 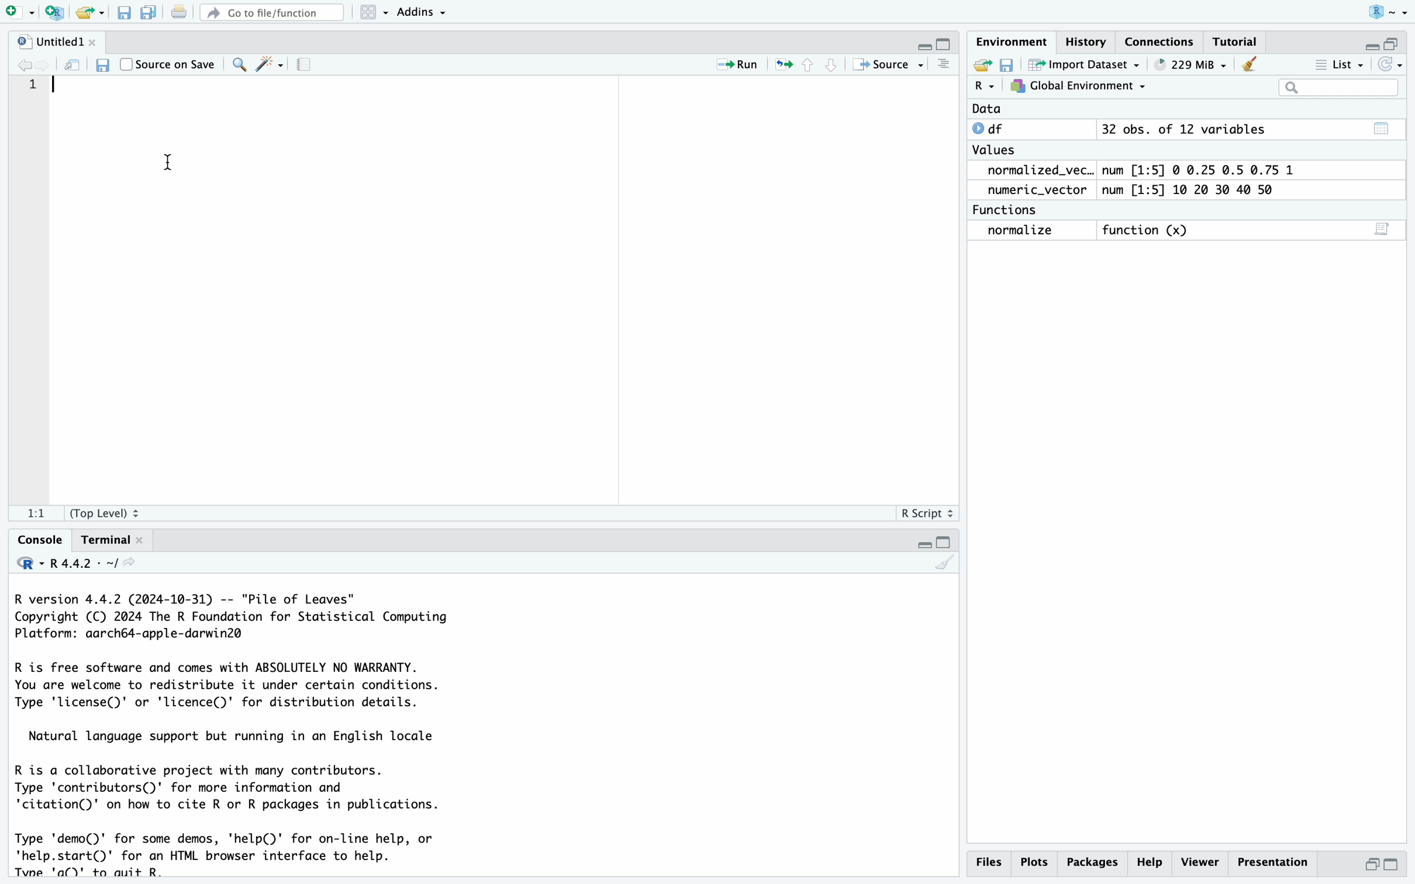 What do you see at coordinates (1369, 46) in the screenshot?
I see `minimize` at bounding box center [1369, 46].